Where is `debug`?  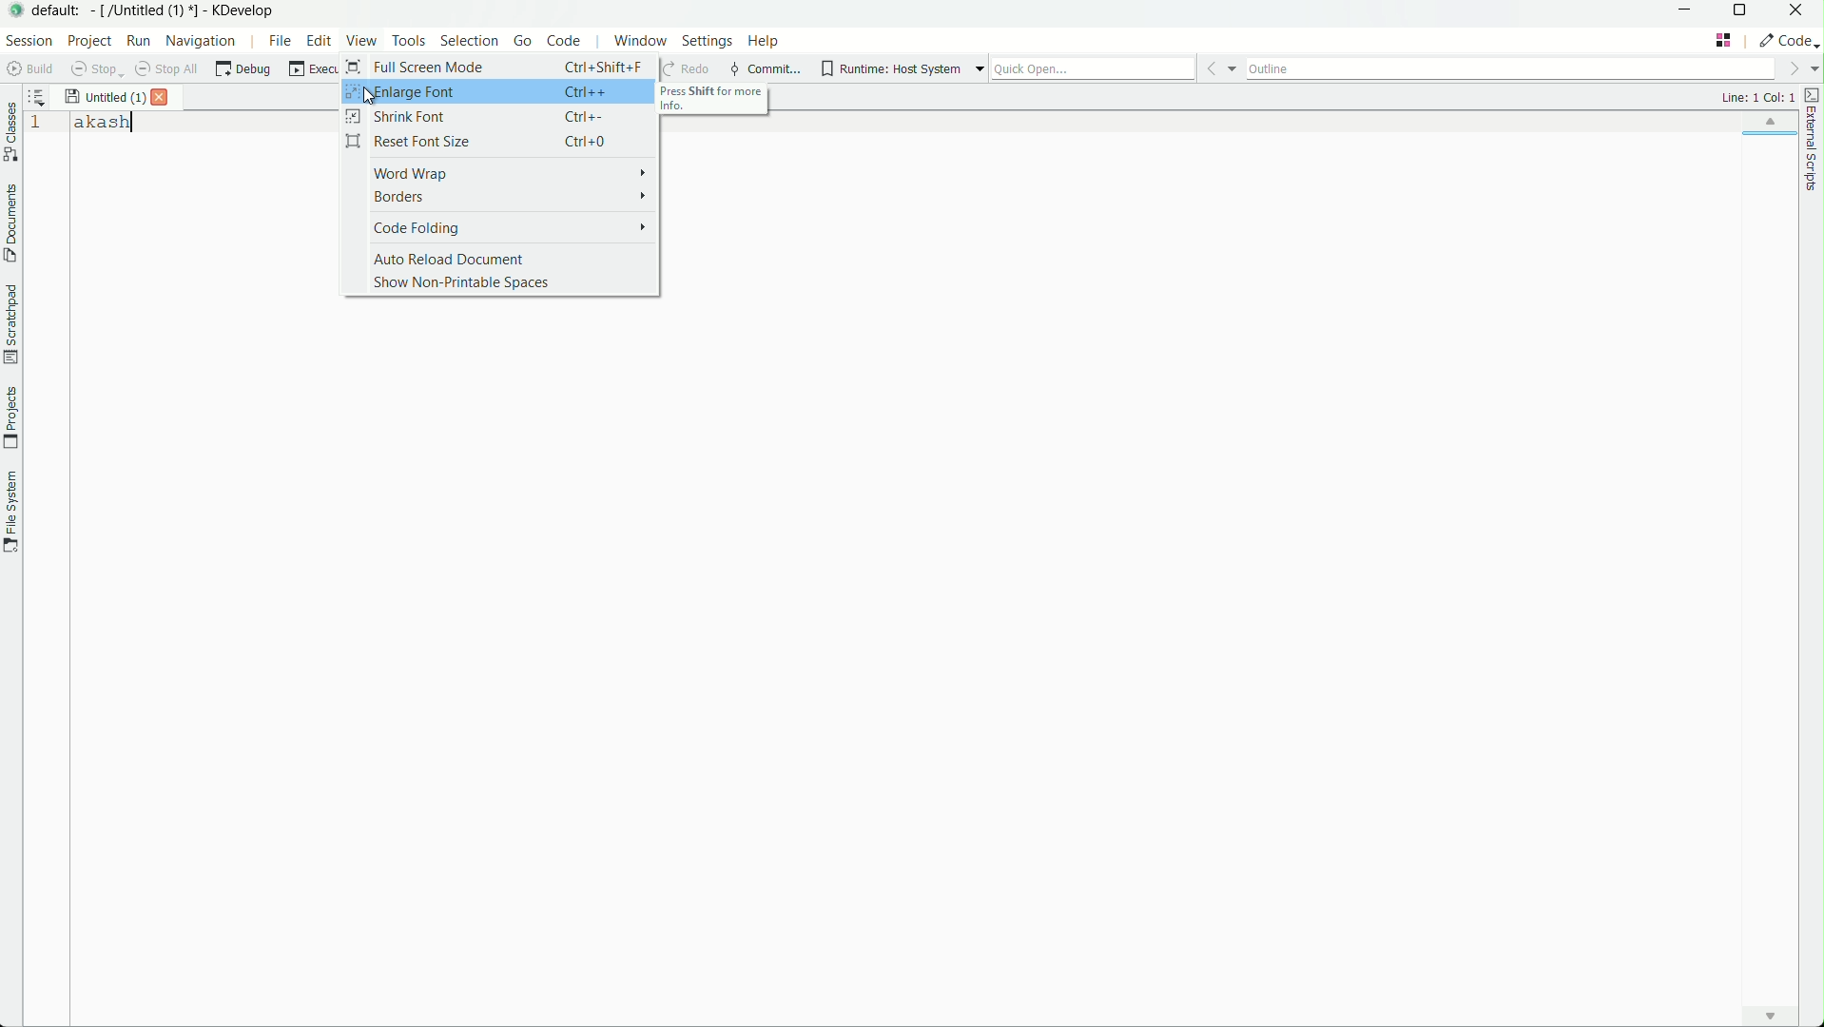
debug is located at coordinates (243, 70).